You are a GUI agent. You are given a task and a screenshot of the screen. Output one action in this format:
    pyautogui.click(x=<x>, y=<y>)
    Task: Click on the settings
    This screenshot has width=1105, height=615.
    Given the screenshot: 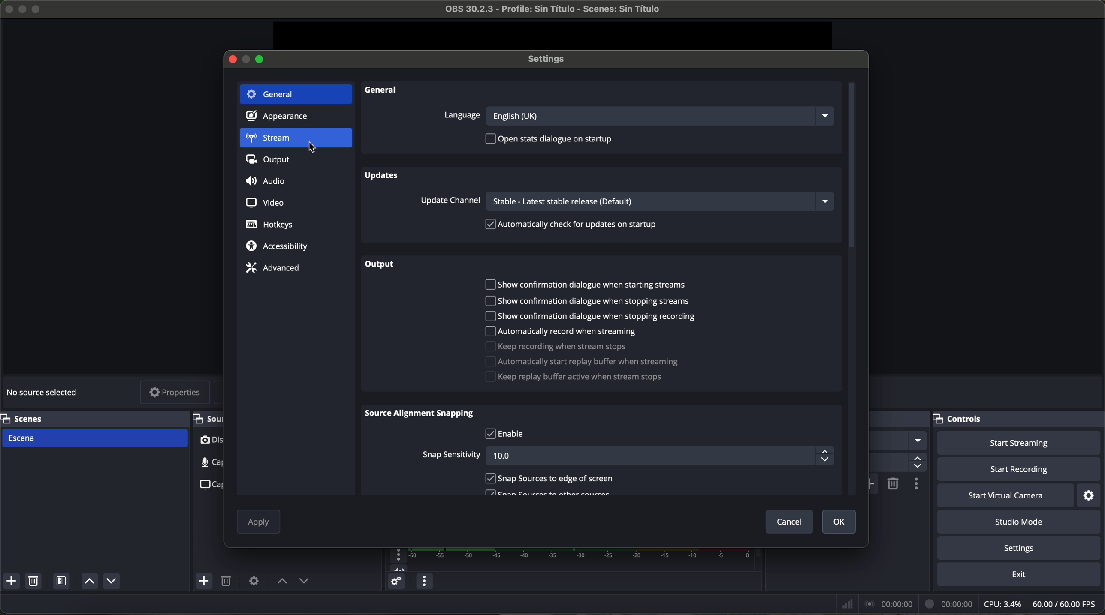 What is the action you would take?
    pyautogui.click(x=1021, y=549)
    